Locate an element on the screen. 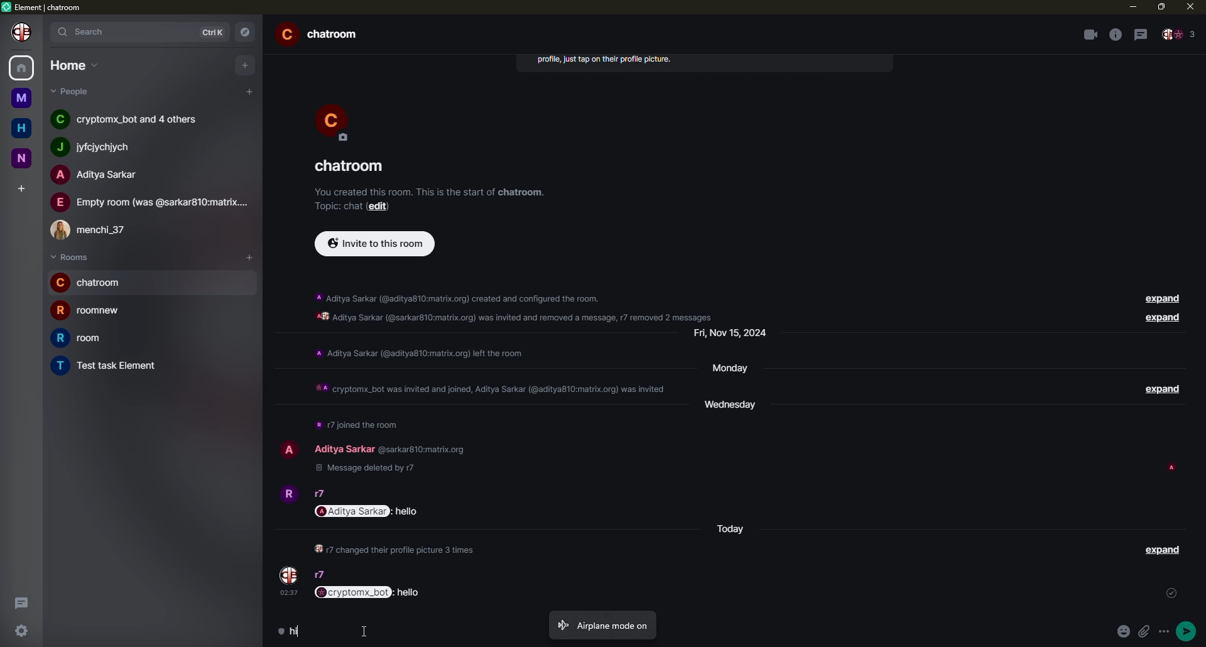 The image size is (1206, 647). send is located at coordinates (1188, 631).